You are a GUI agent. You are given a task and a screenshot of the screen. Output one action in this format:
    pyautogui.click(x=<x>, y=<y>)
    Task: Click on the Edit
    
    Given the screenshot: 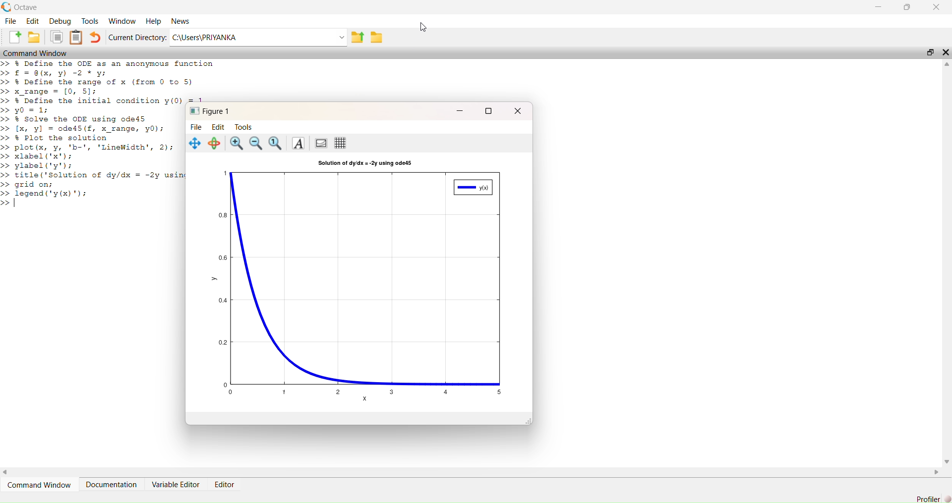 What is the action you would take?
    pyautogui.click(x=33, y=21)
    